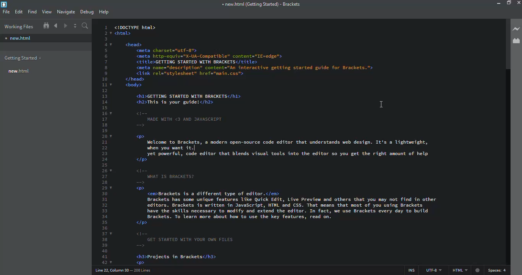 The image size is (522, 275). What do you see at coordinates (6, 11) in the screenshot?
I see `file` at bounding box center [6, 11].